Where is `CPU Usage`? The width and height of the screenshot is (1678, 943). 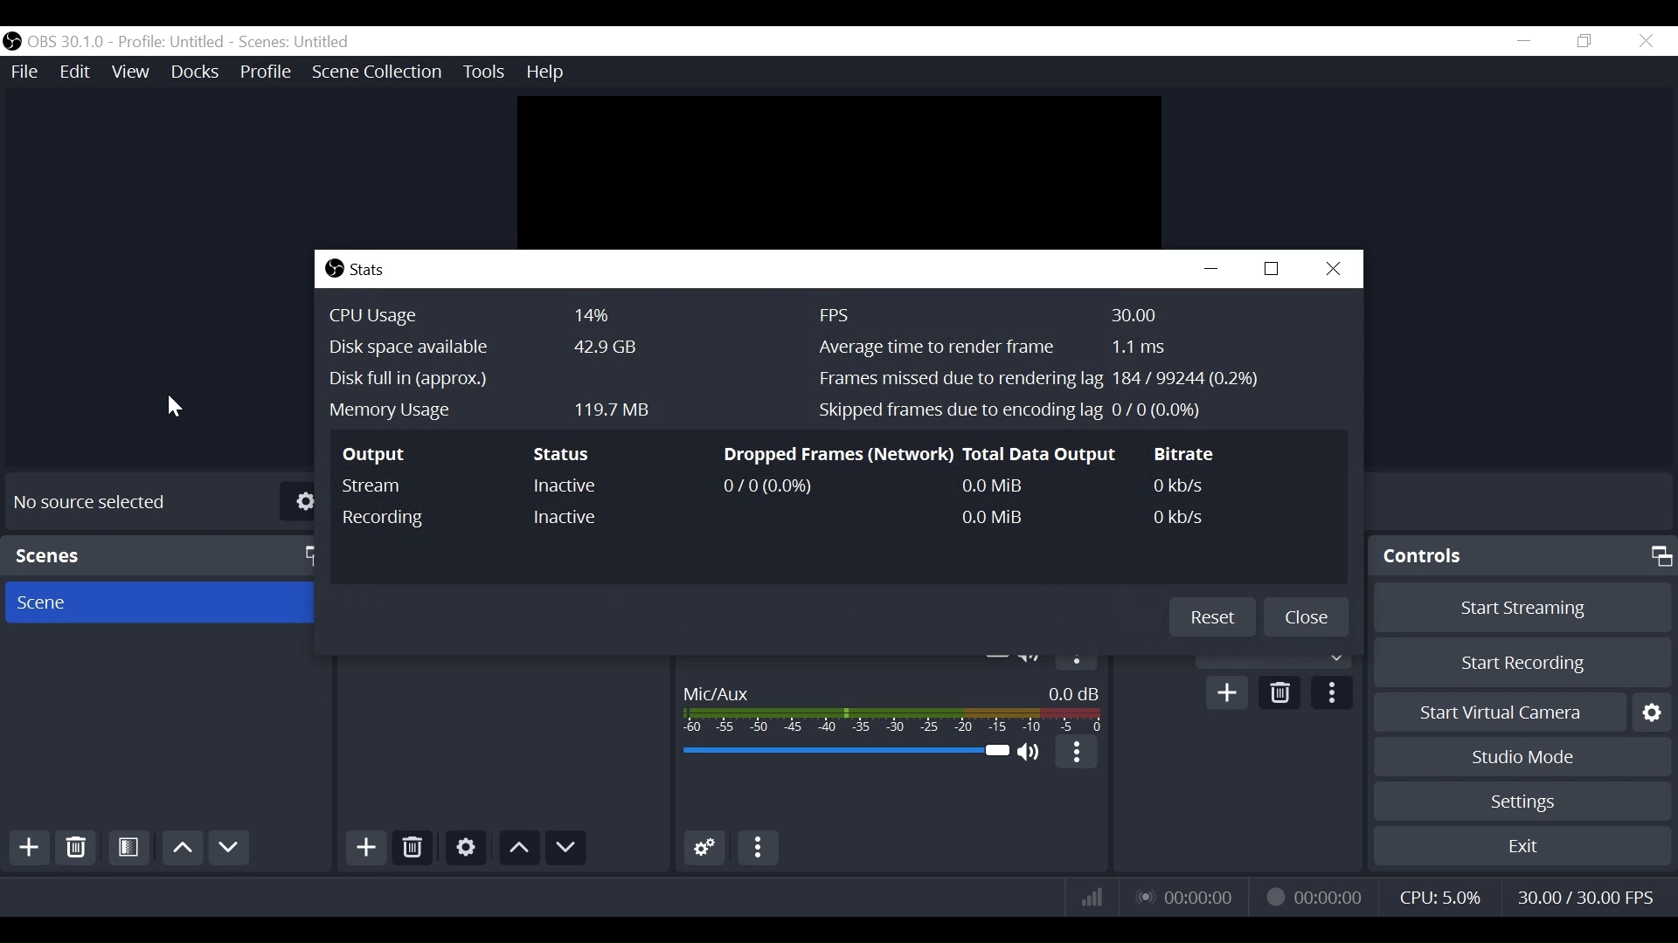
CPU Usage is located at coordinates (554, 314).